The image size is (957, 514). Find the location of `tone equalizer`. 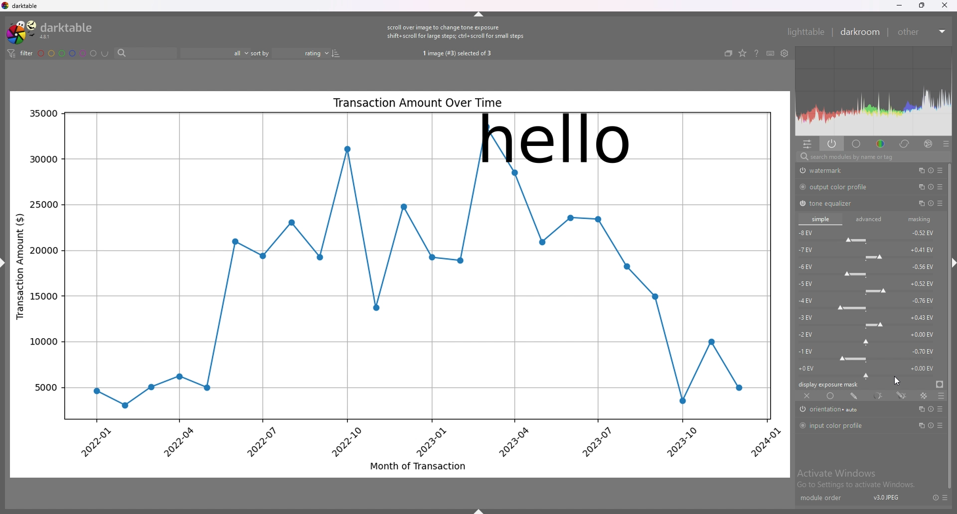

tone equalizer is located at coordinates (833, 204).